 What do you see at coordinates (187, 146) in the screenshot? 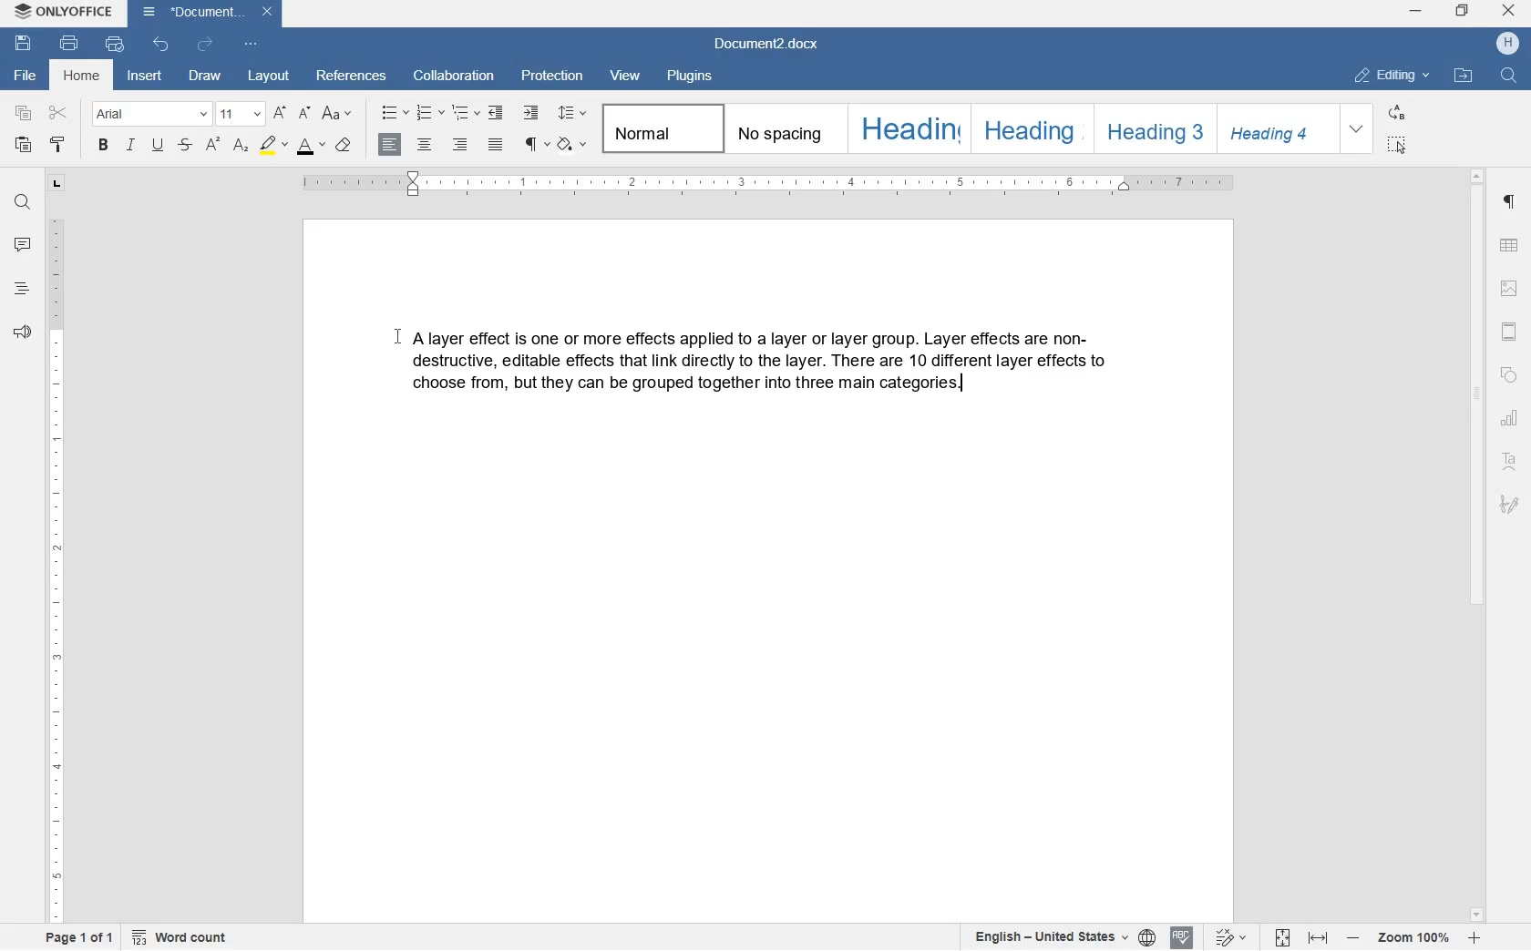
I see `strikethrough` at bounding box center [187, 146].